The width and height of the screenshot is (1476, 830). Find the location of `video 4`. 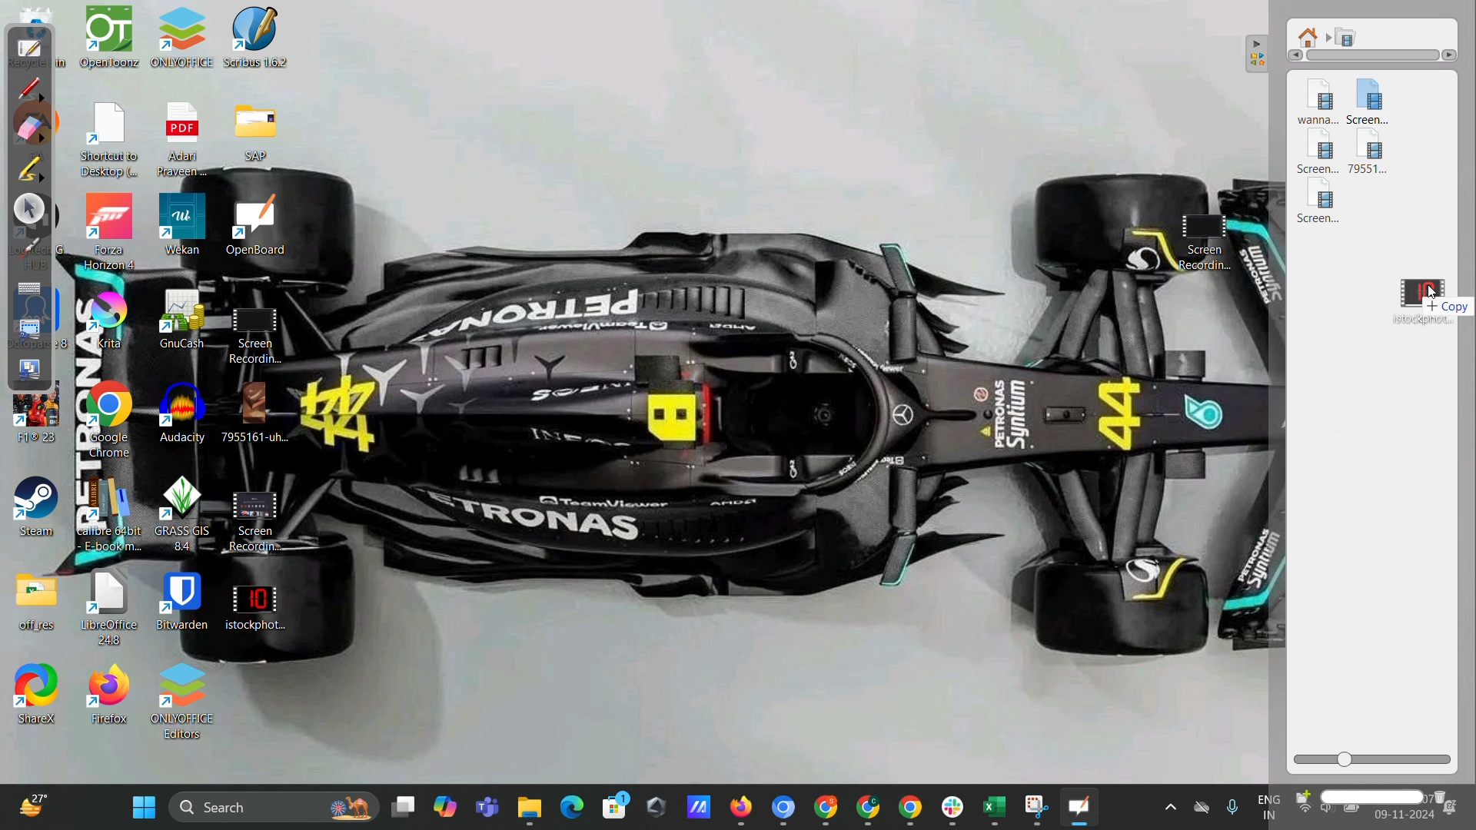

video 4 is located at coordinates (1377, 159).